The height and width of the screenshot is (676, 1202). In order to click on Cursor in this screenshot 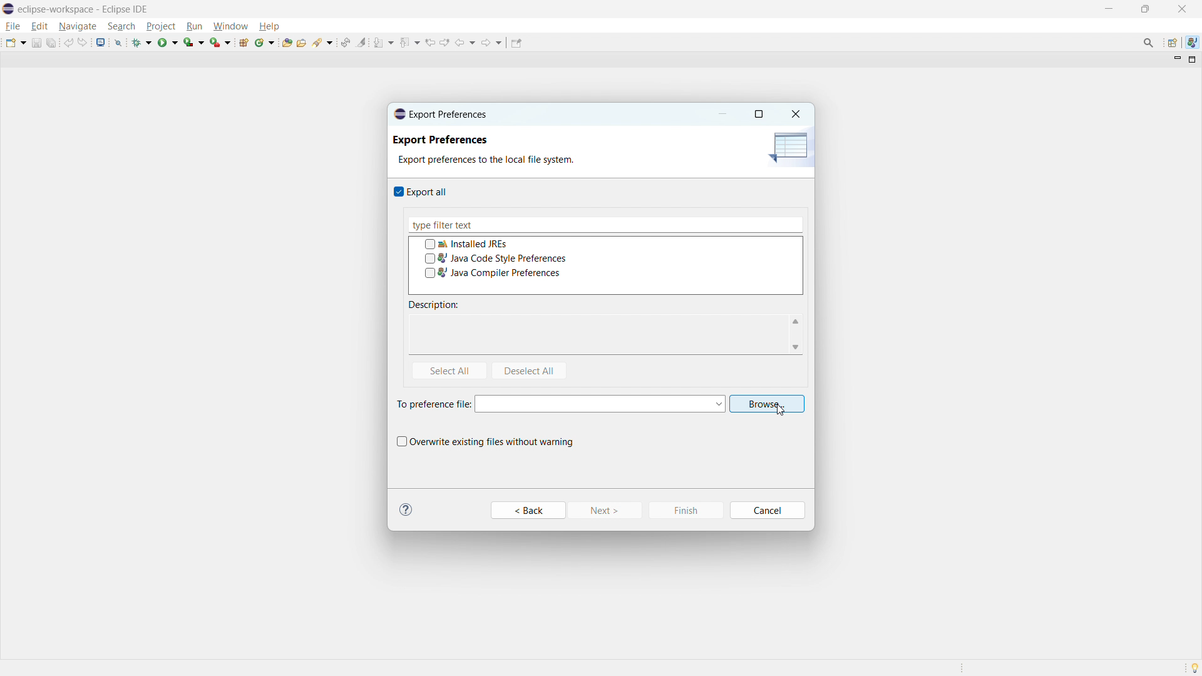, I will do `click(788, 412)`.